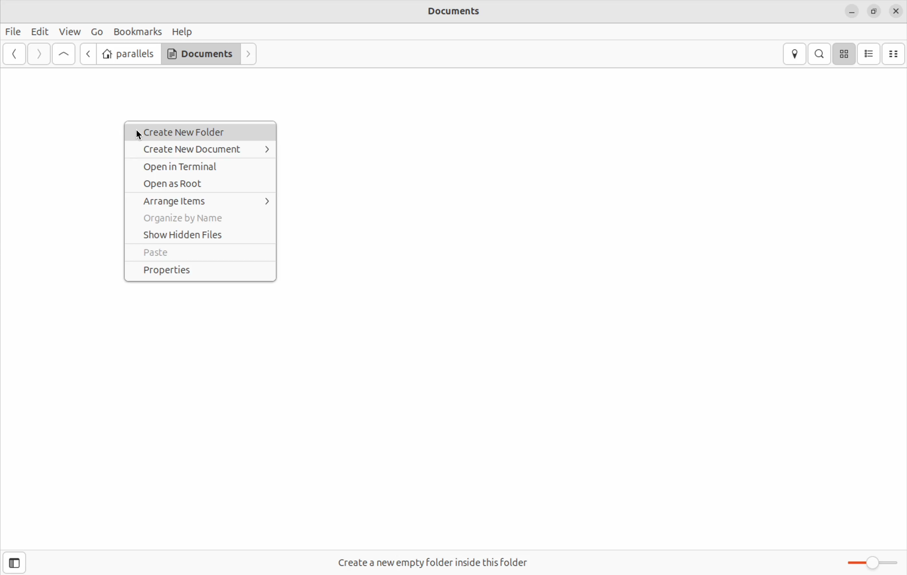  What do you see at coordinates (869, 563) in the screenshot?
I see `Zoom` at bounding box center [869, 563].